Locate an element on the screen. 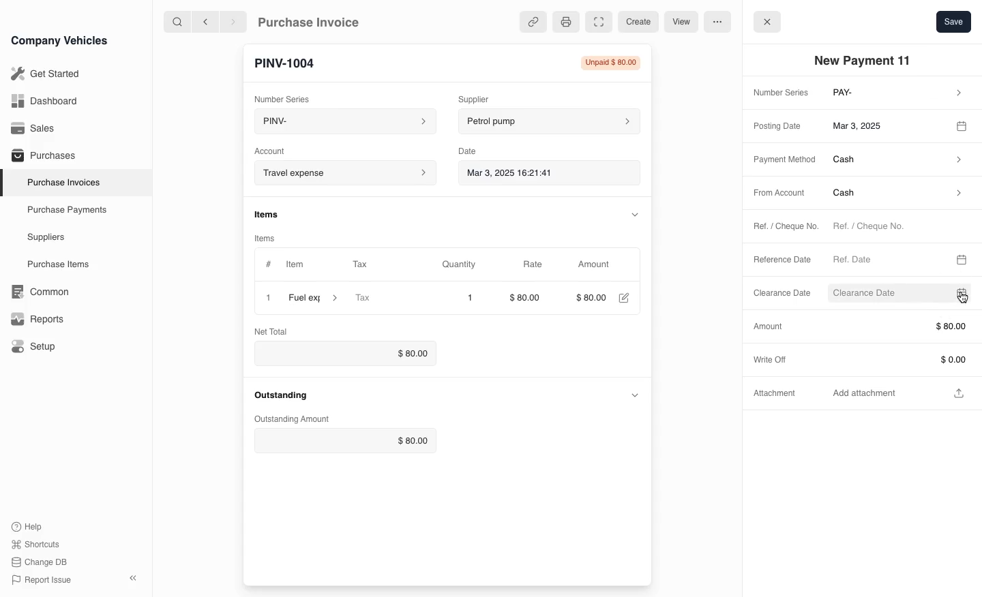 Image resolution: width=982 pixels, height=597 pixels. mar 3, 2025 is located at coordinates (885, 125).